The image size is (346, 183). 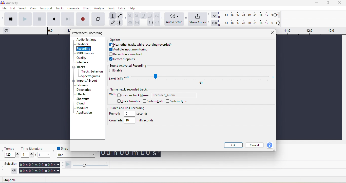 I want to click on fit project to width, so click(x=151, y=15).